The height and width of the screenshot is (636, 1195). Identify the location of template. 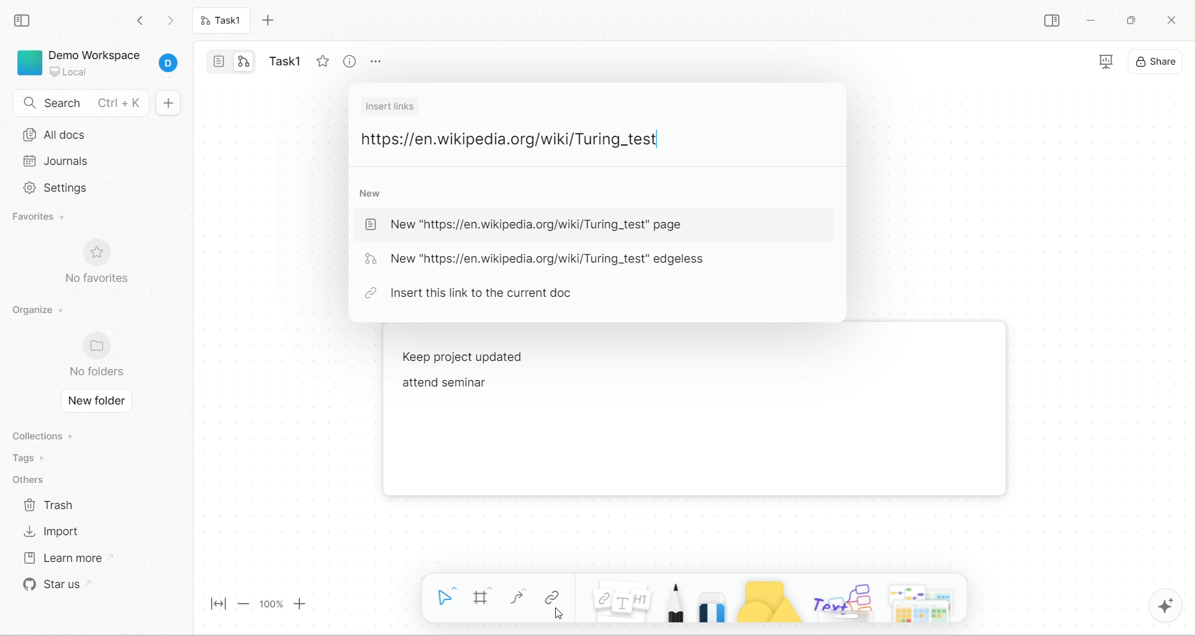
(925, 602).